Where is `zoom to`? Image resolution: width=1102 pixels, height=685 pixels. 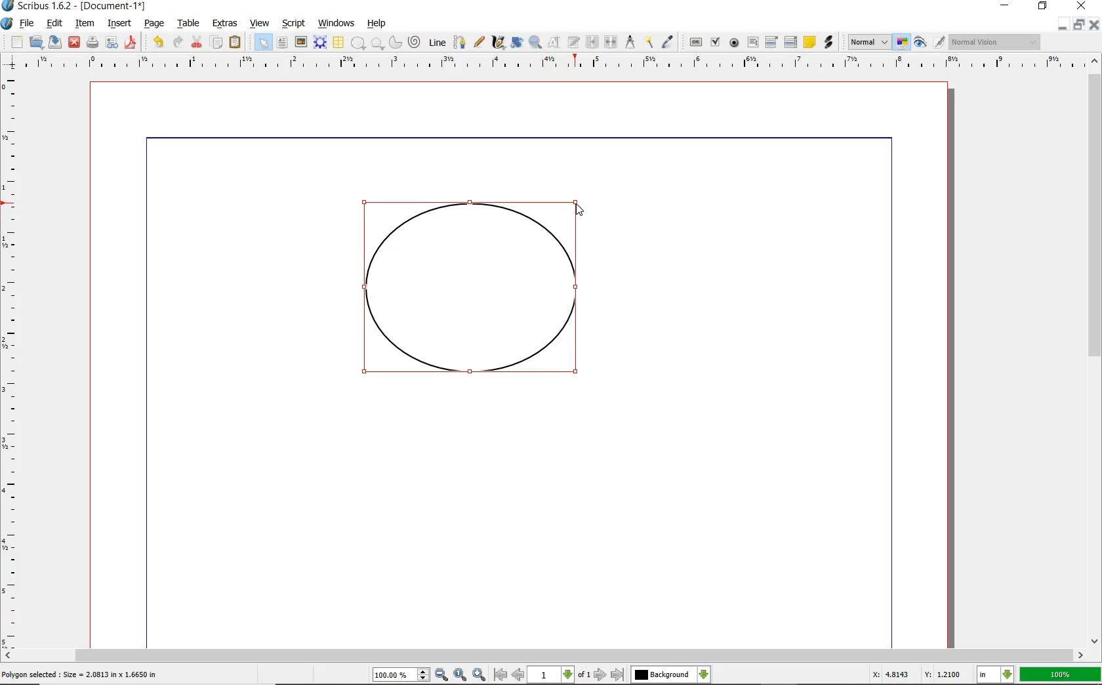
zoom to is located at coordinates (461, 675).